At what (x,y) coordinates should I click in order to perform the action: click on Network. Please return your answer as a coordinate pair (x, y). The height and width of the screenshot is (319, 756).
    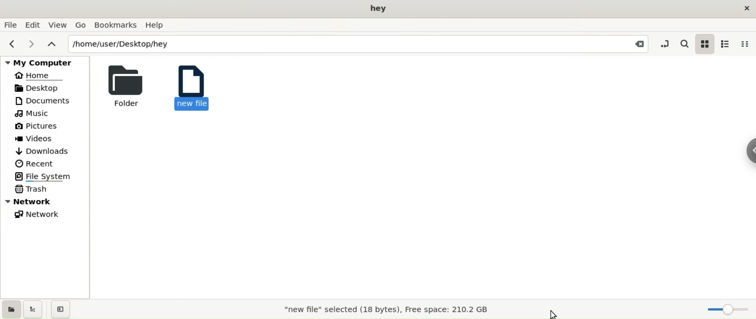
    Looking at the image, I should click on (40, 214).